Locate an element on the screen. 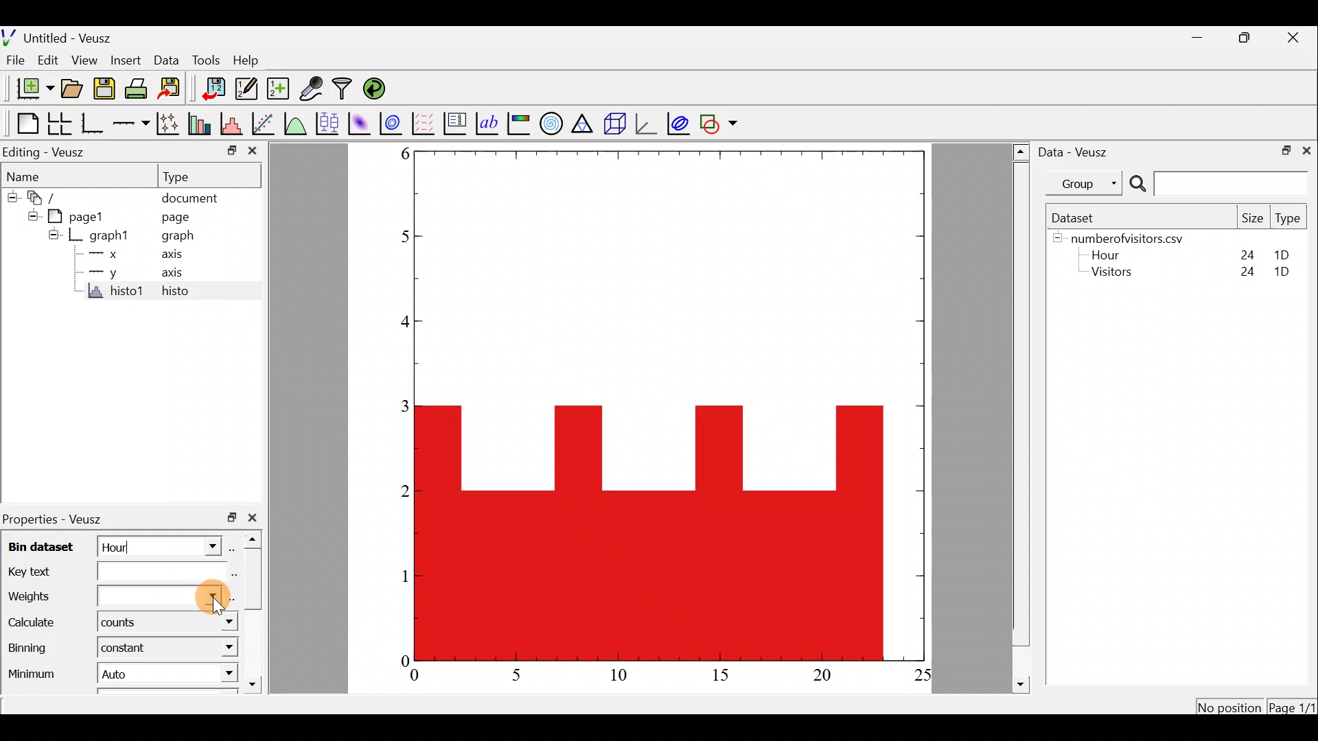  numberofvisitors.csv is located at coordinates (1135, 236).